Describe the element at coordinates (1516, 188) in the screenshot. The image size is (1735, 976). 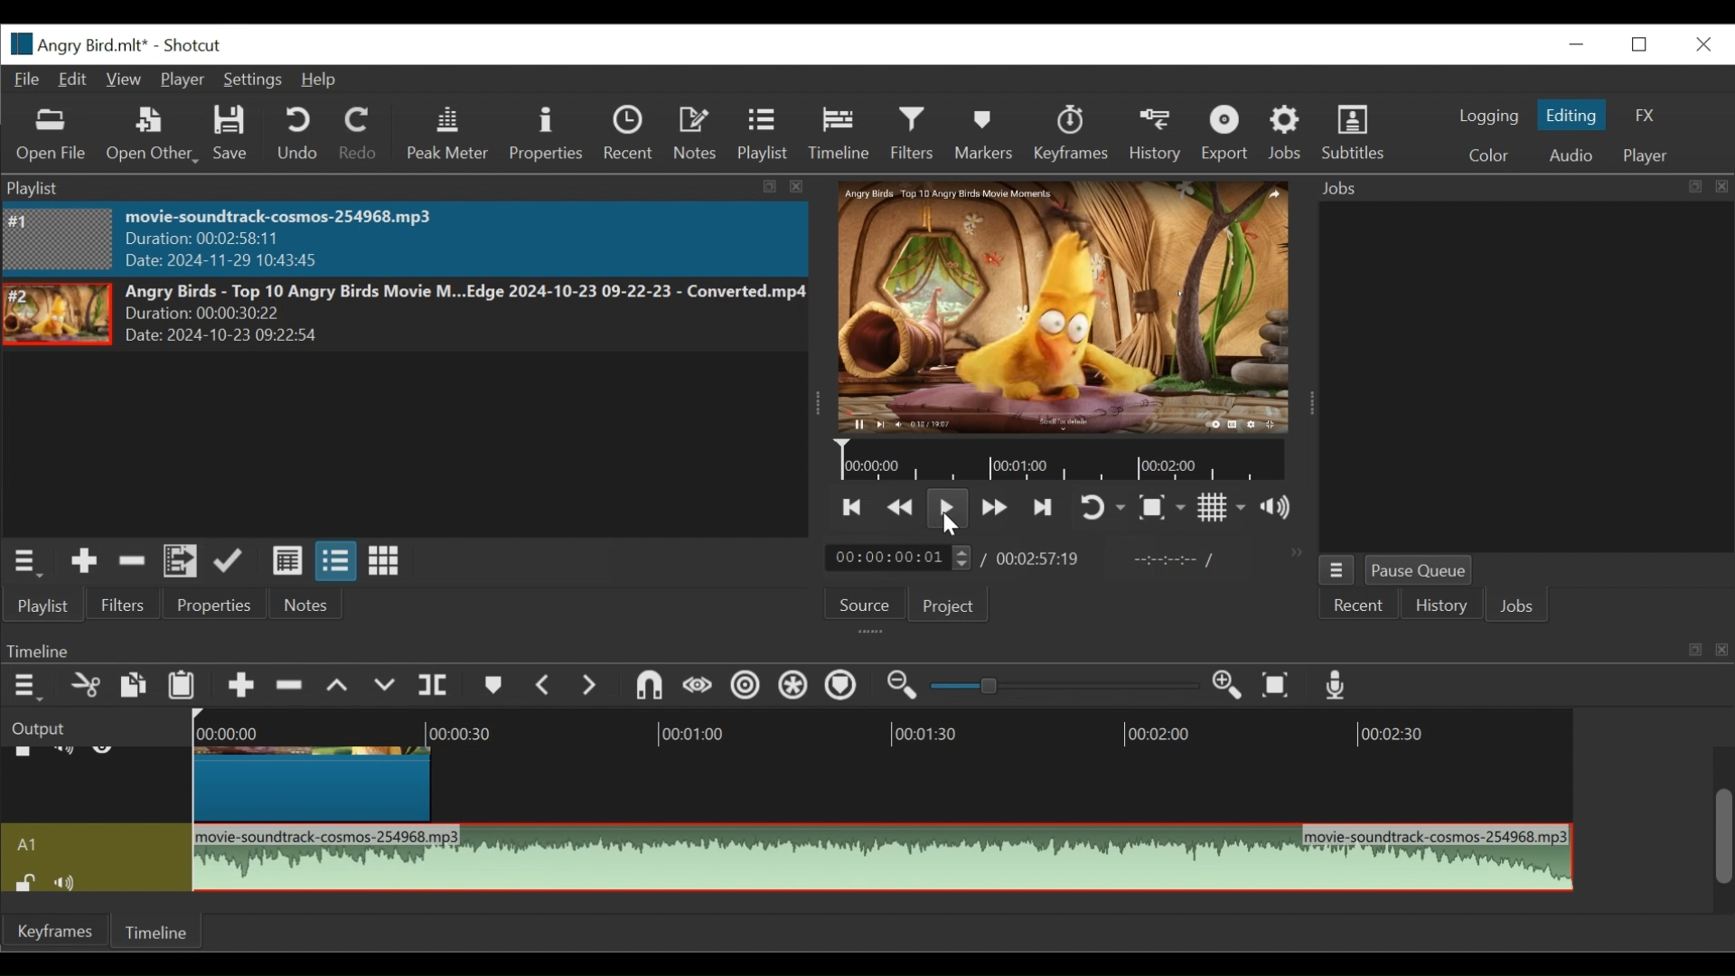
I see `Jobs Panel` at that location.